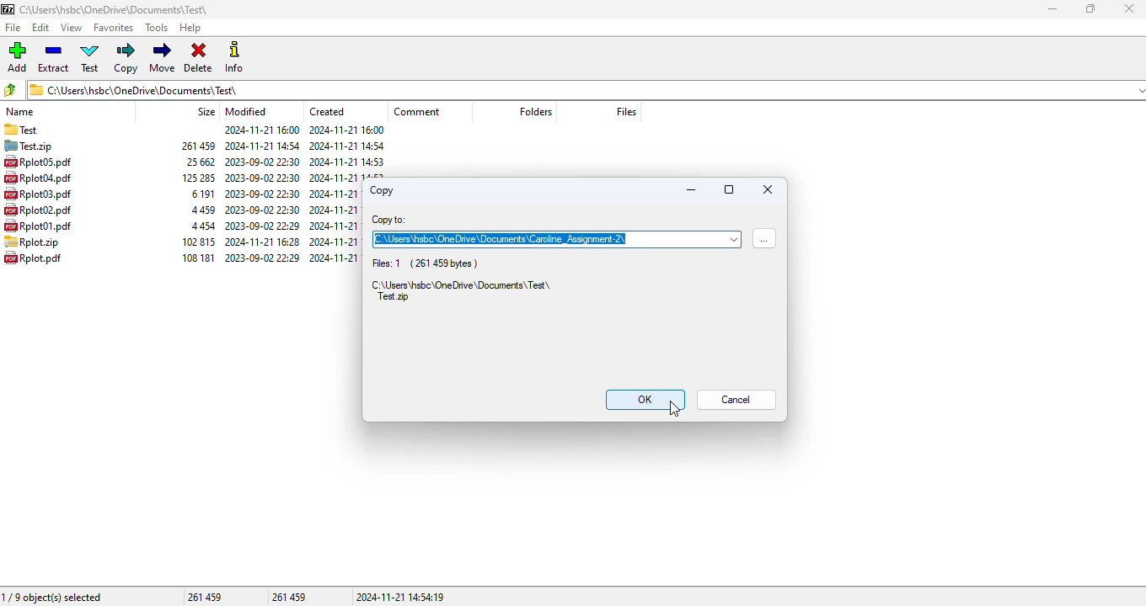 The height and width of the screenshot is (606, 1146). Describe the element at coordinates (417, 112) in the screenshot. I see `comment` at that location.